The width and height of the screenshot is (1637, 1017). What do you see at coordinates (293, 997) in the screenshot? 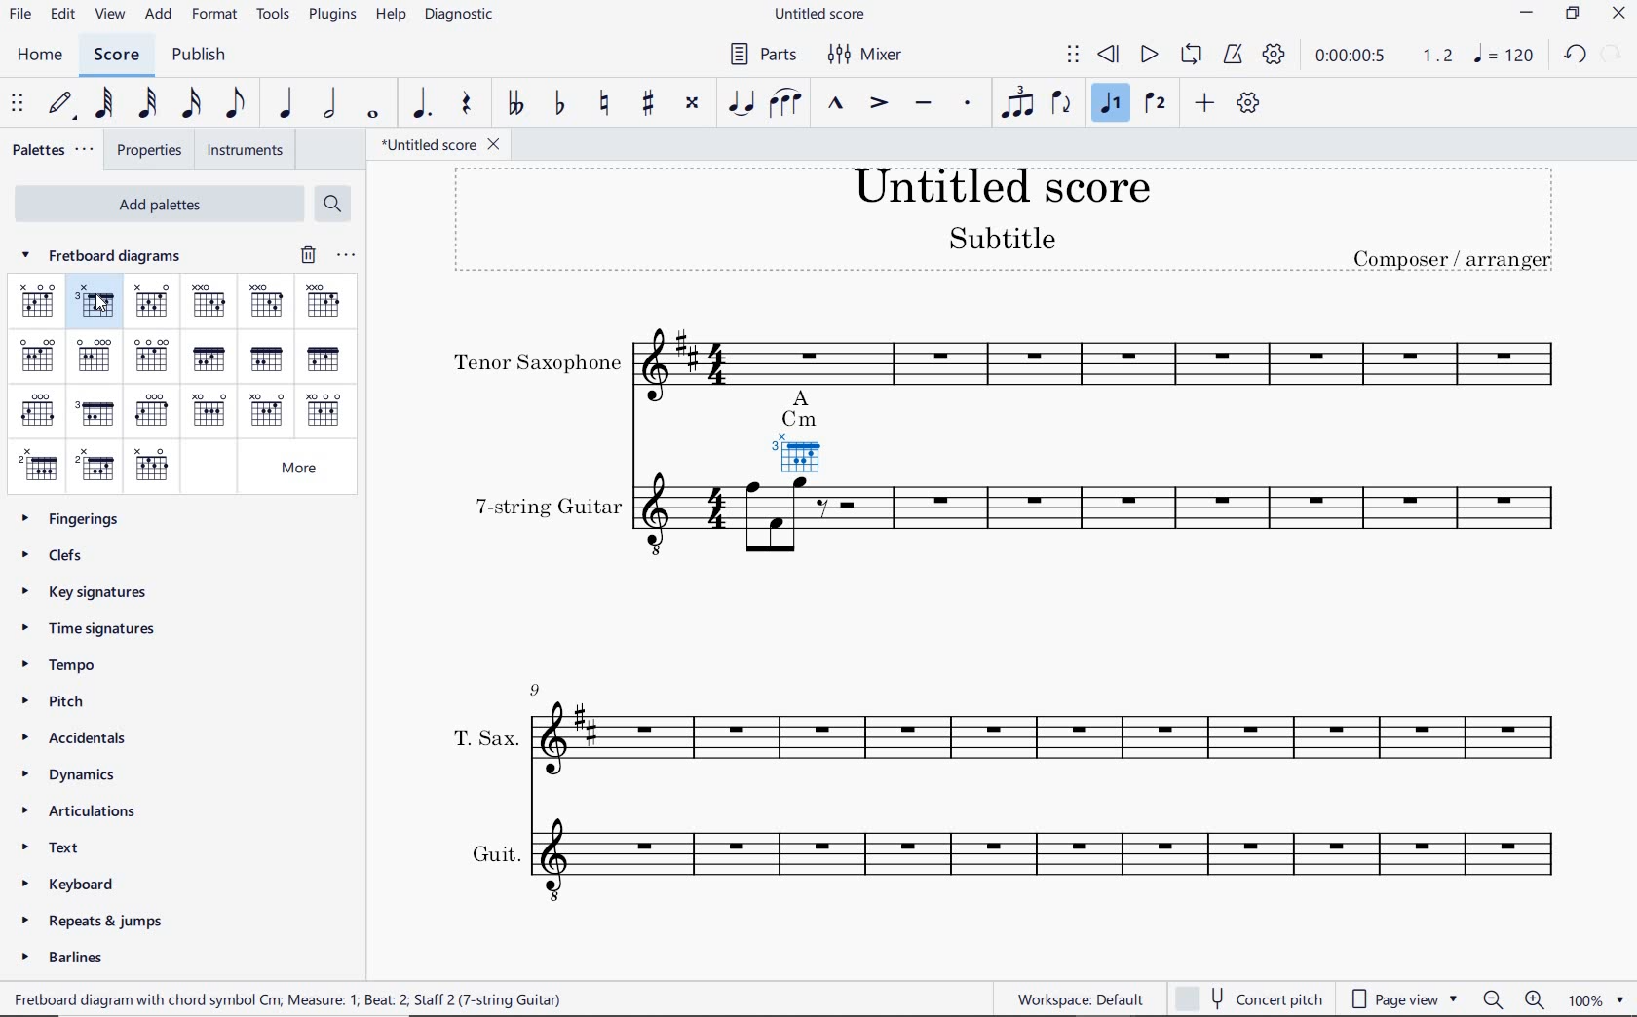
I see `score description` at bounding box center [293, 997].